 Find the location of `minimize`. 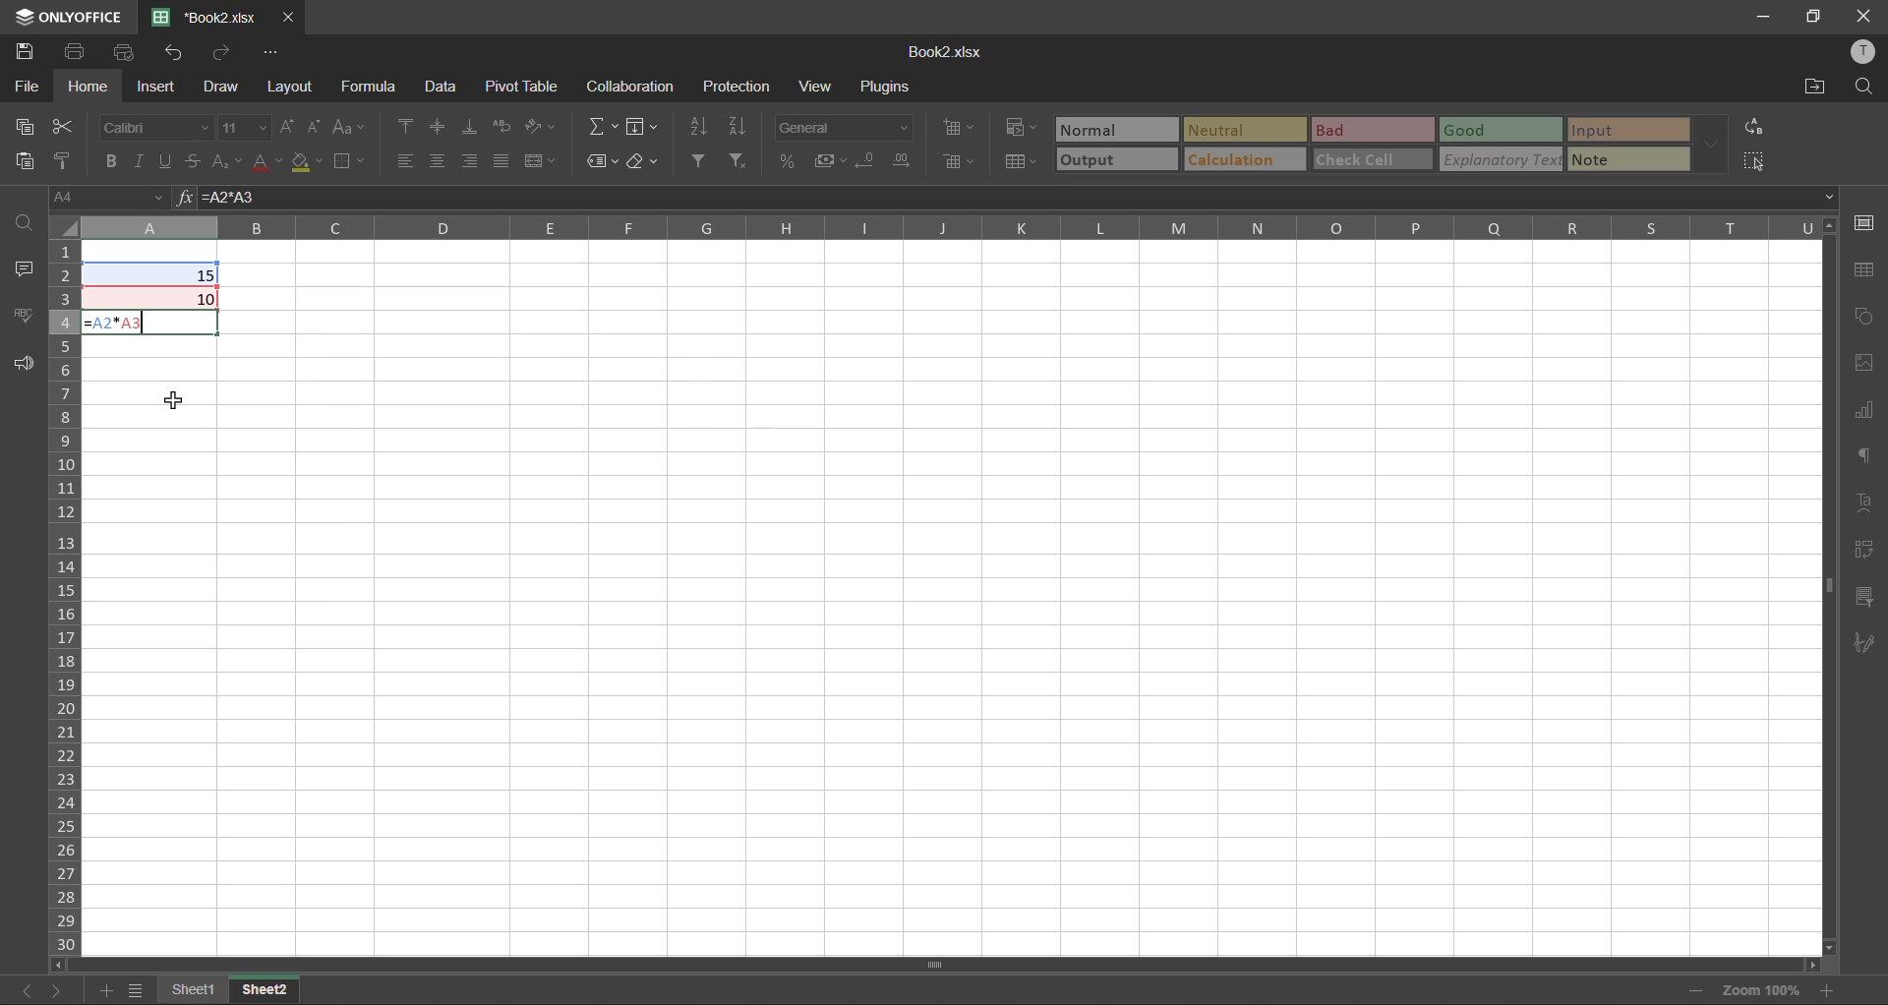

minimize is located at coordinates (1760, 15).